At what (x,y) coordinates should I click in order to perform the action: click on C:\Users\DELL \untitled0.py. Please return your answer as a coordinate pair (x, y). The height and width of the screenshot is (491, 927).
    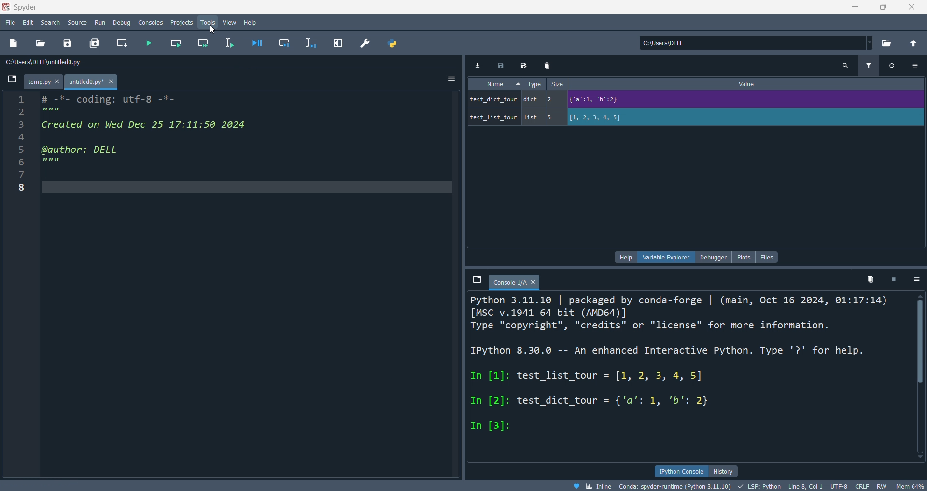
    Looking at the image, I should click on (65, 63).